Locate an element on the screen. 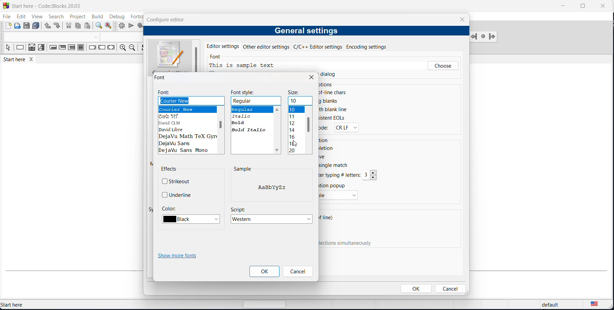 The image size is (614, 310). entry condition loop is located at coordinates (51, 49).